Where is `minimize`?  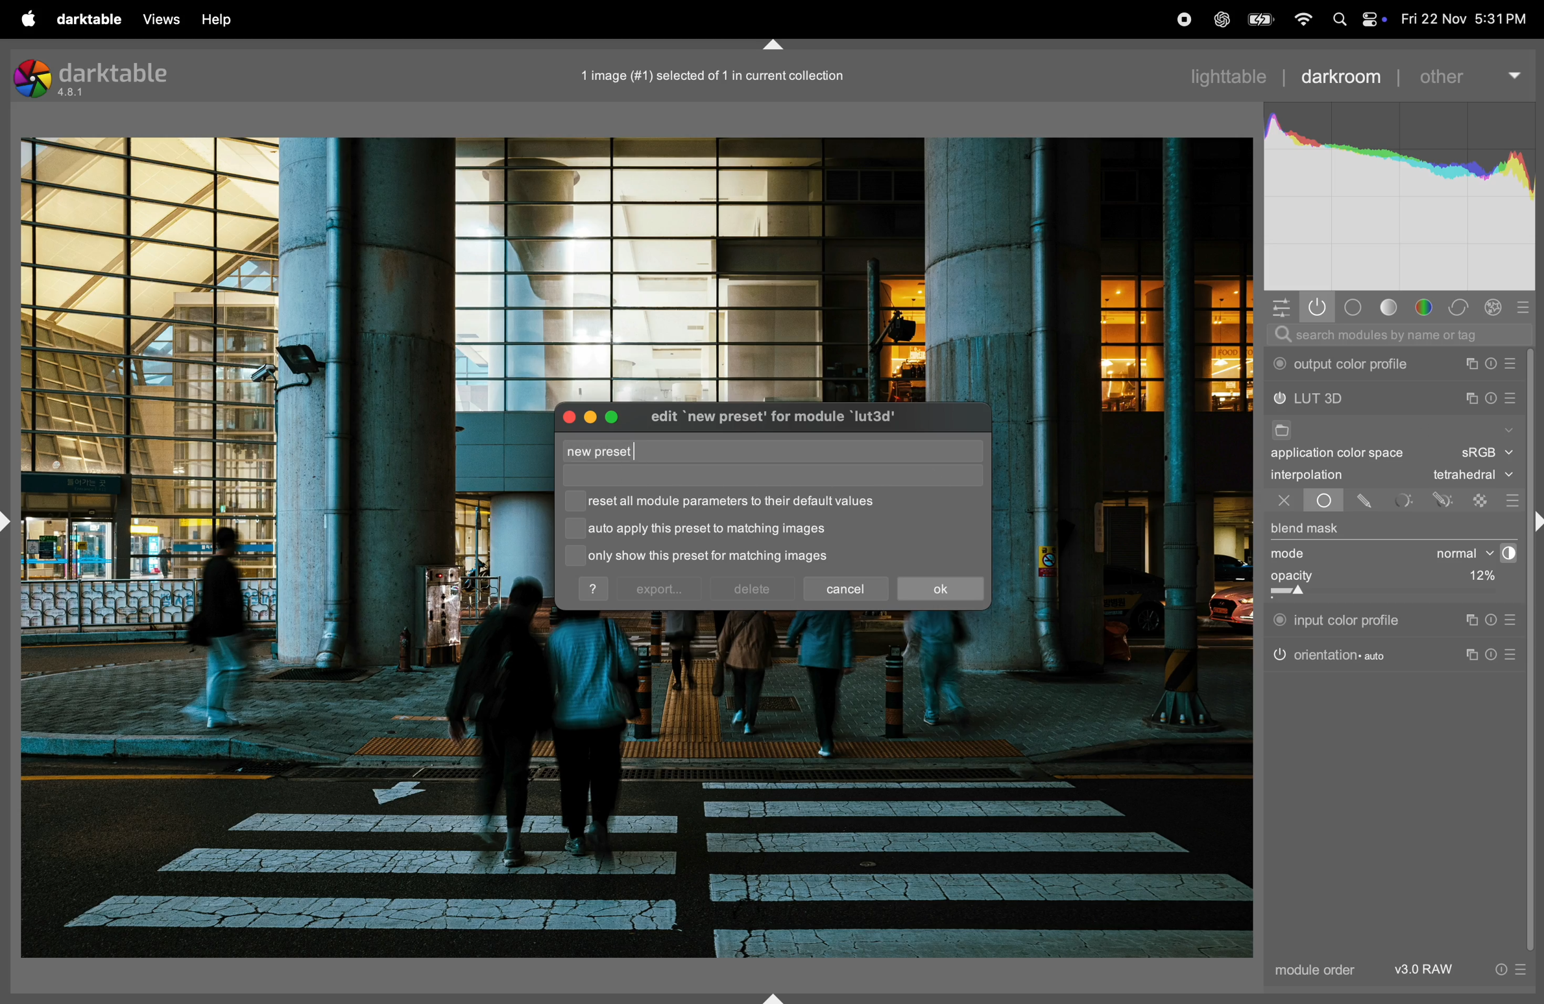 minimize is located at coordinates (588, 416).